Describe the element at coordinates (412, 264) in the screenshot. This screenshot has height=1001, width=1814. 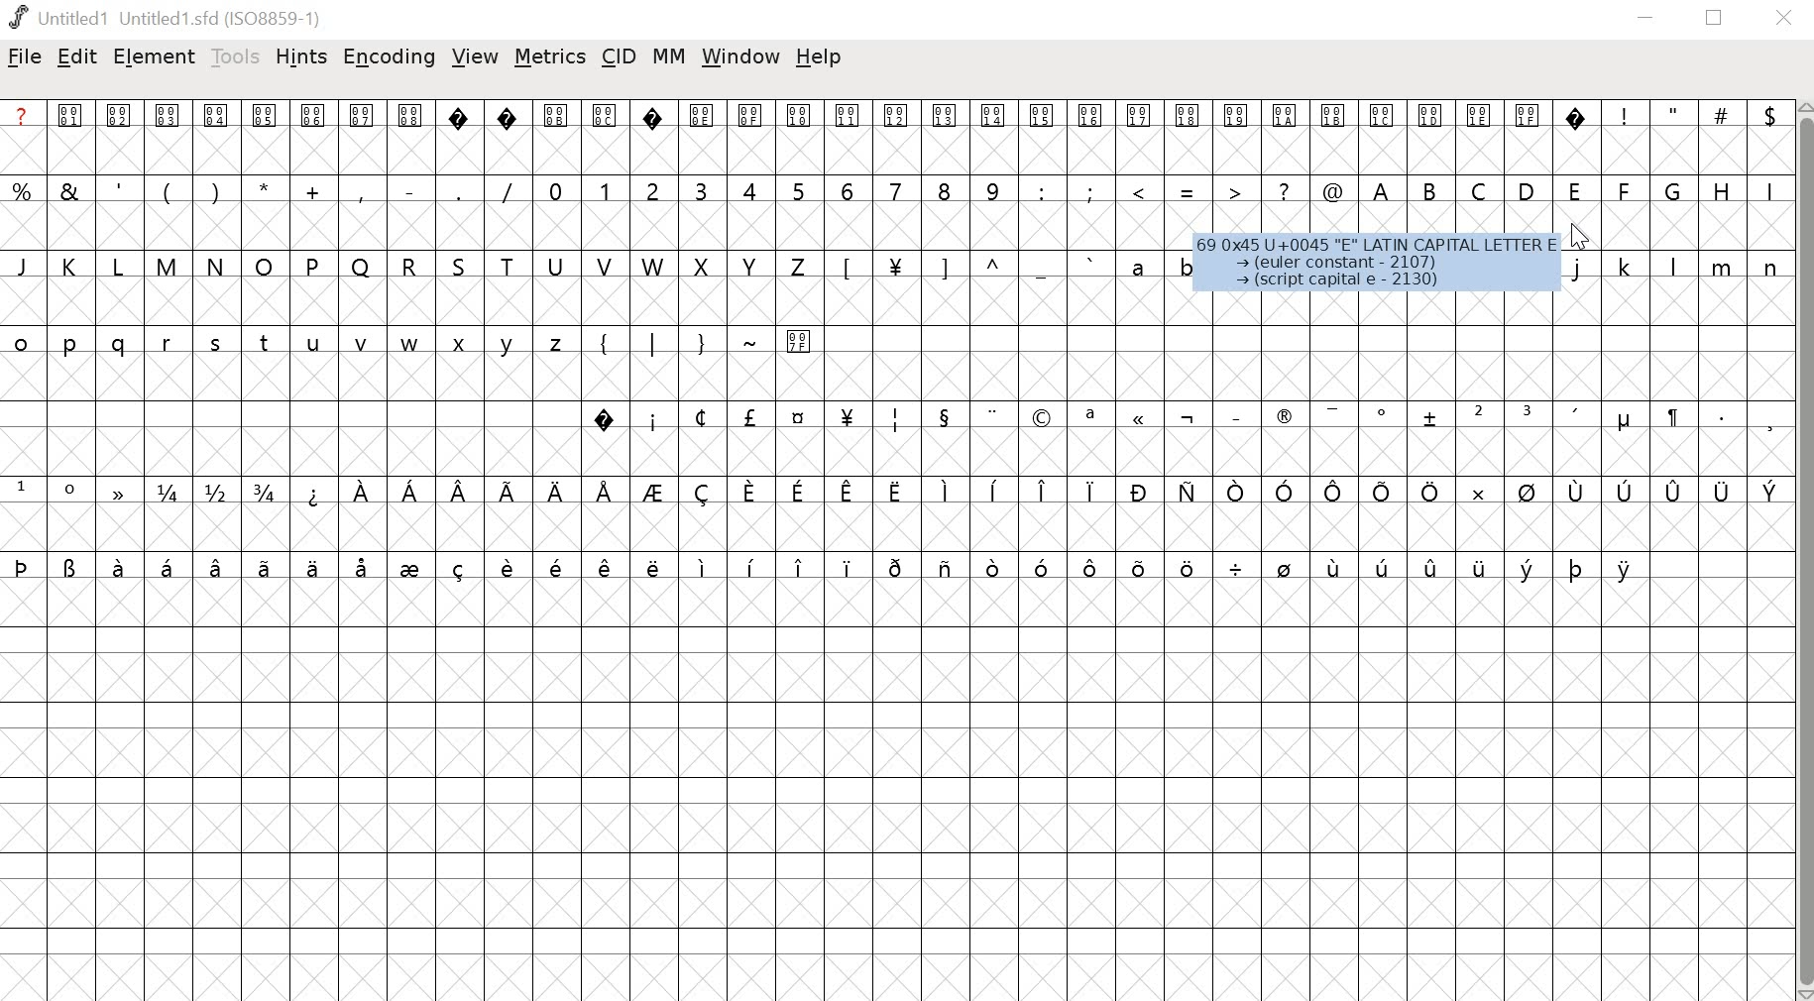
I see `uppercase alphabets` at that location.